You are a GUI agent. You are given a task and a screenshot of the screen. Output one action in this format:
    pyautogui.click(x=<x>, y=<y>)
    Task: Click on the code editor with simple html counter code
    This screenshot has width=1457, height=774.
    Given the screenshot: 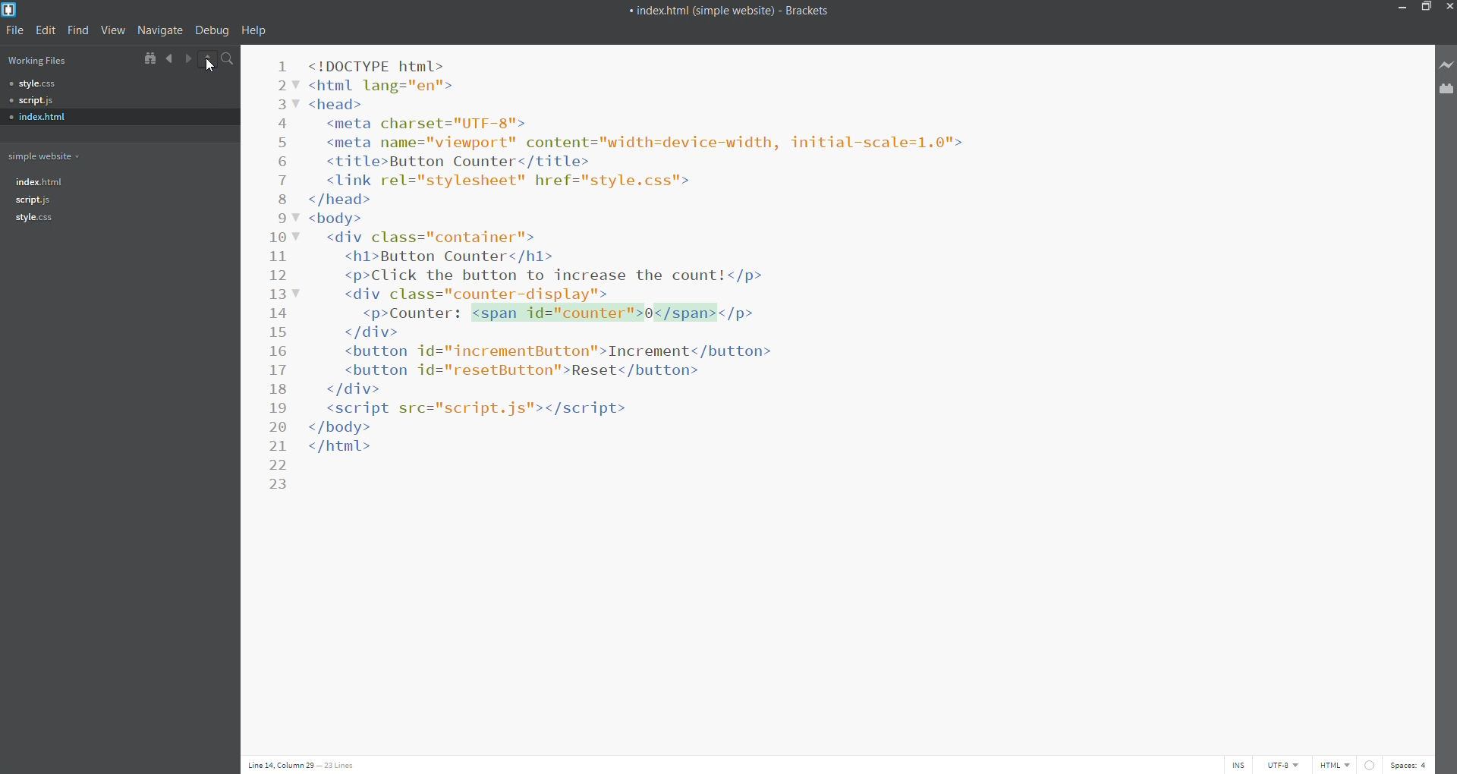 What is the action you would take?
    pyautogui.click(x=854, y=373)
    